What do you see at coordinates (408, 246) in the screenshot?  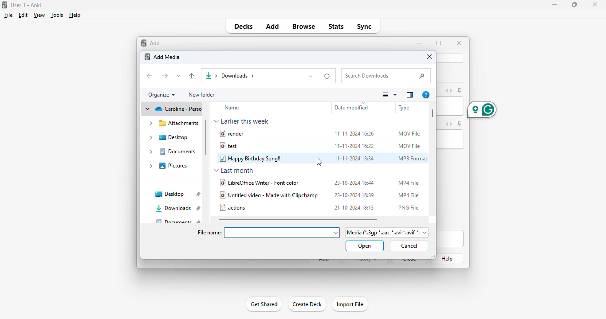 I see `cancel` at bounding box center [408, 246].